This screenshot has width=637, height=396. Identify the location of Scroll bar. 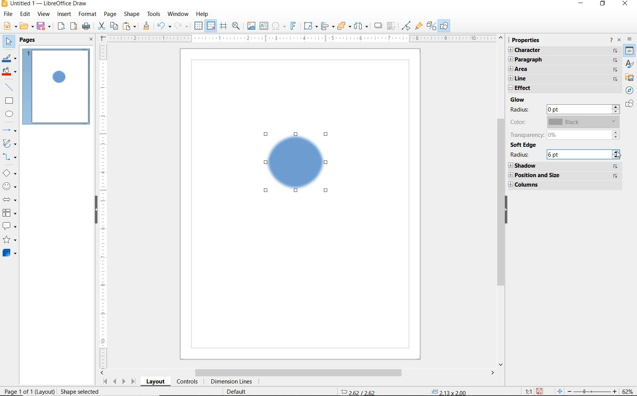
(500, 202).